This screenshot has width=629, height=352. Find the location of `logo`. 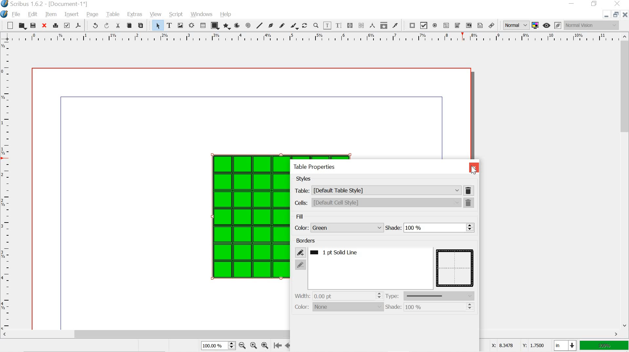

logo is located at coordinates (4, 14).